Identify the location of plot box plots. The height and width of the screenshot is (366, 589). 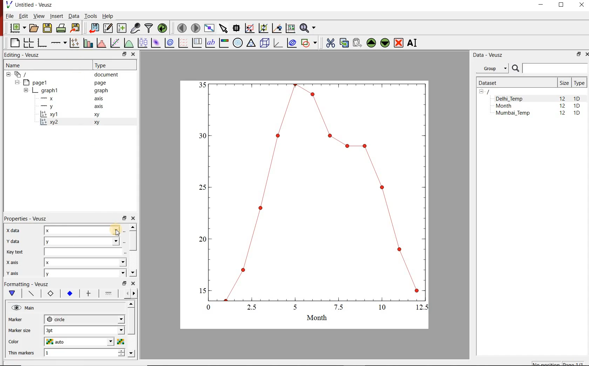
(142, 43).